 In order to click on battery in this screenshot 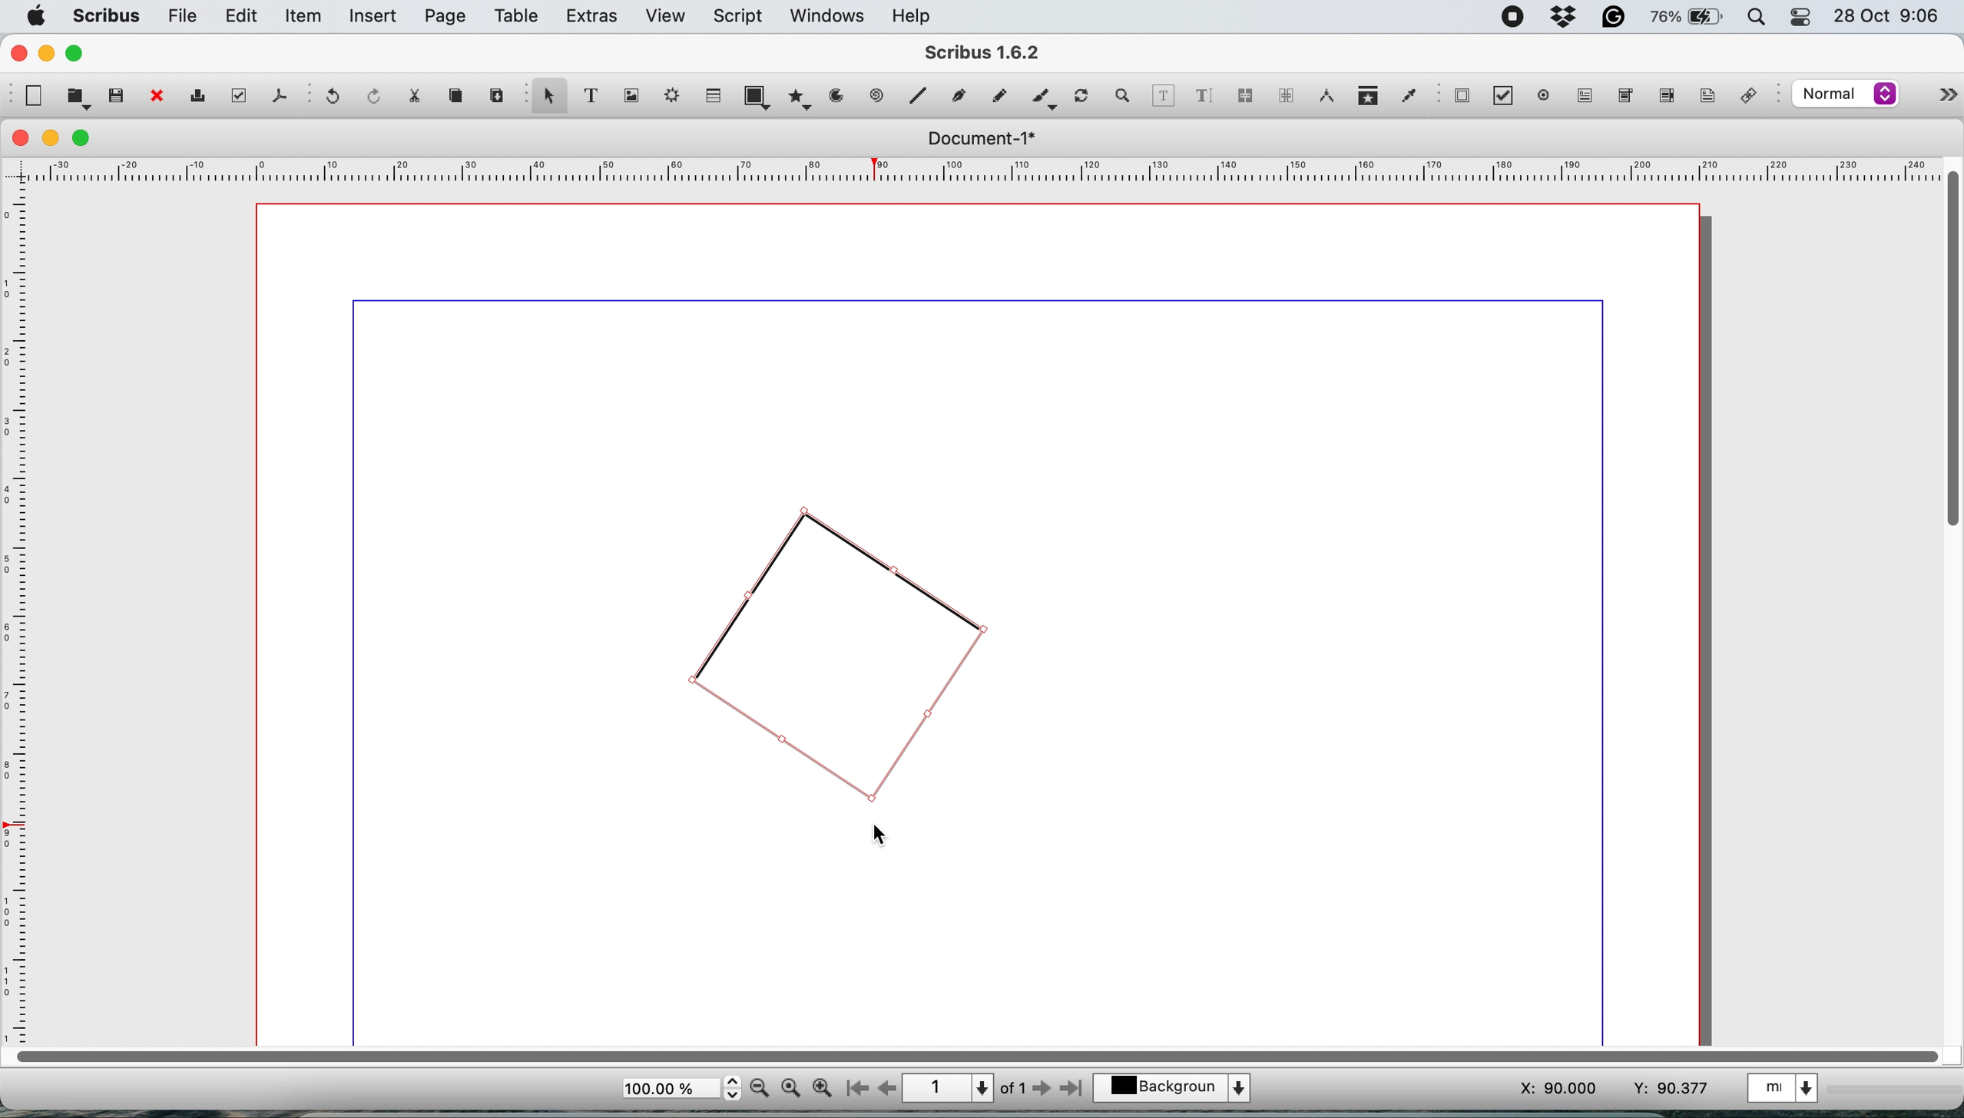, I will do `click(1684, 18)`.